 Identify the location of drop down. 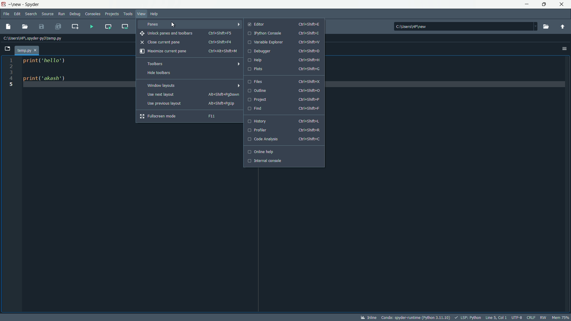
(535, 26).